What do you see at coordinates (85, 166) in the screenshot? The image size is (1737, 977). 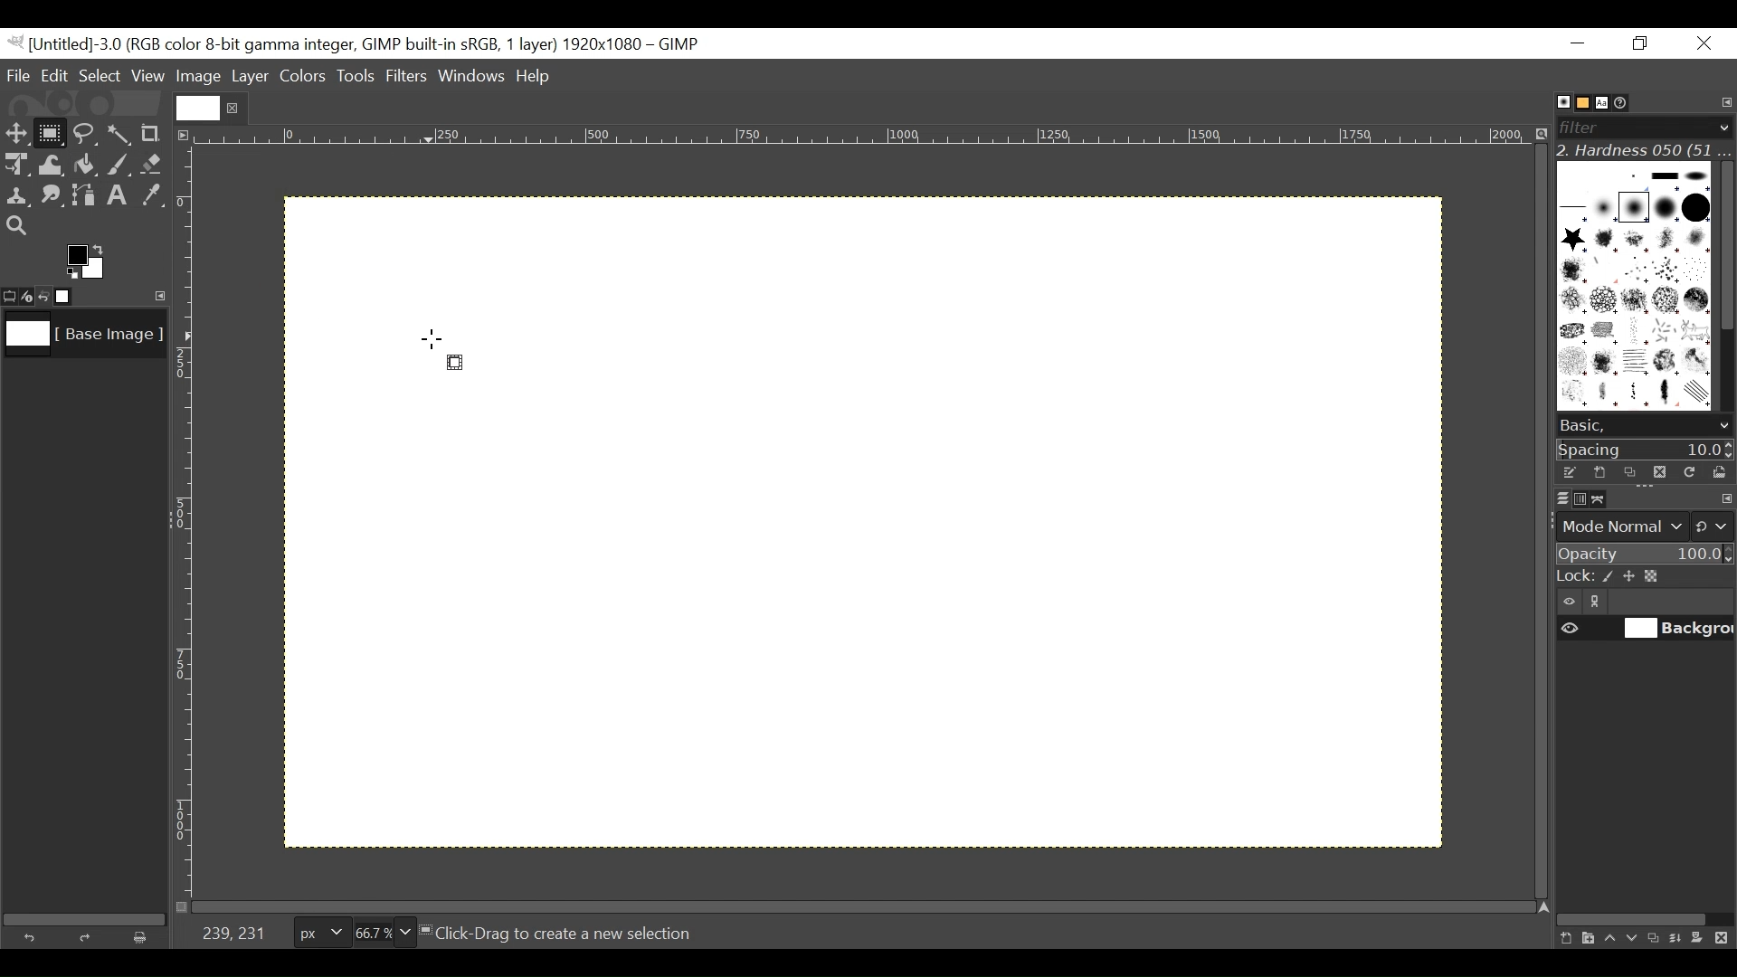 I see `Bucket Fill tool` at bounding box center [85, 166].